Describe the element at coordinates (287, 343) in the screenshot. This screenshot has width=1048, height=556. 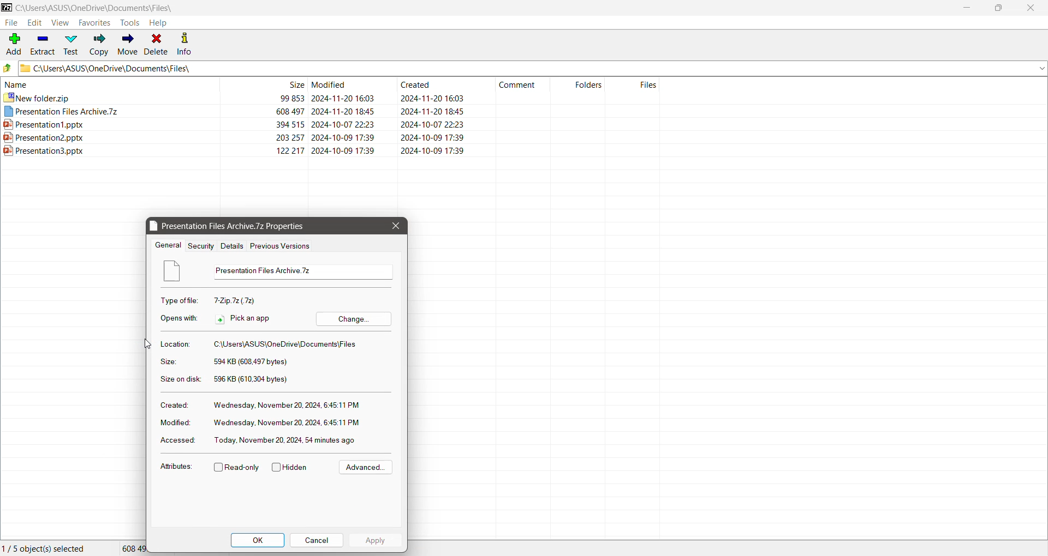
I see `File Location` at that location.